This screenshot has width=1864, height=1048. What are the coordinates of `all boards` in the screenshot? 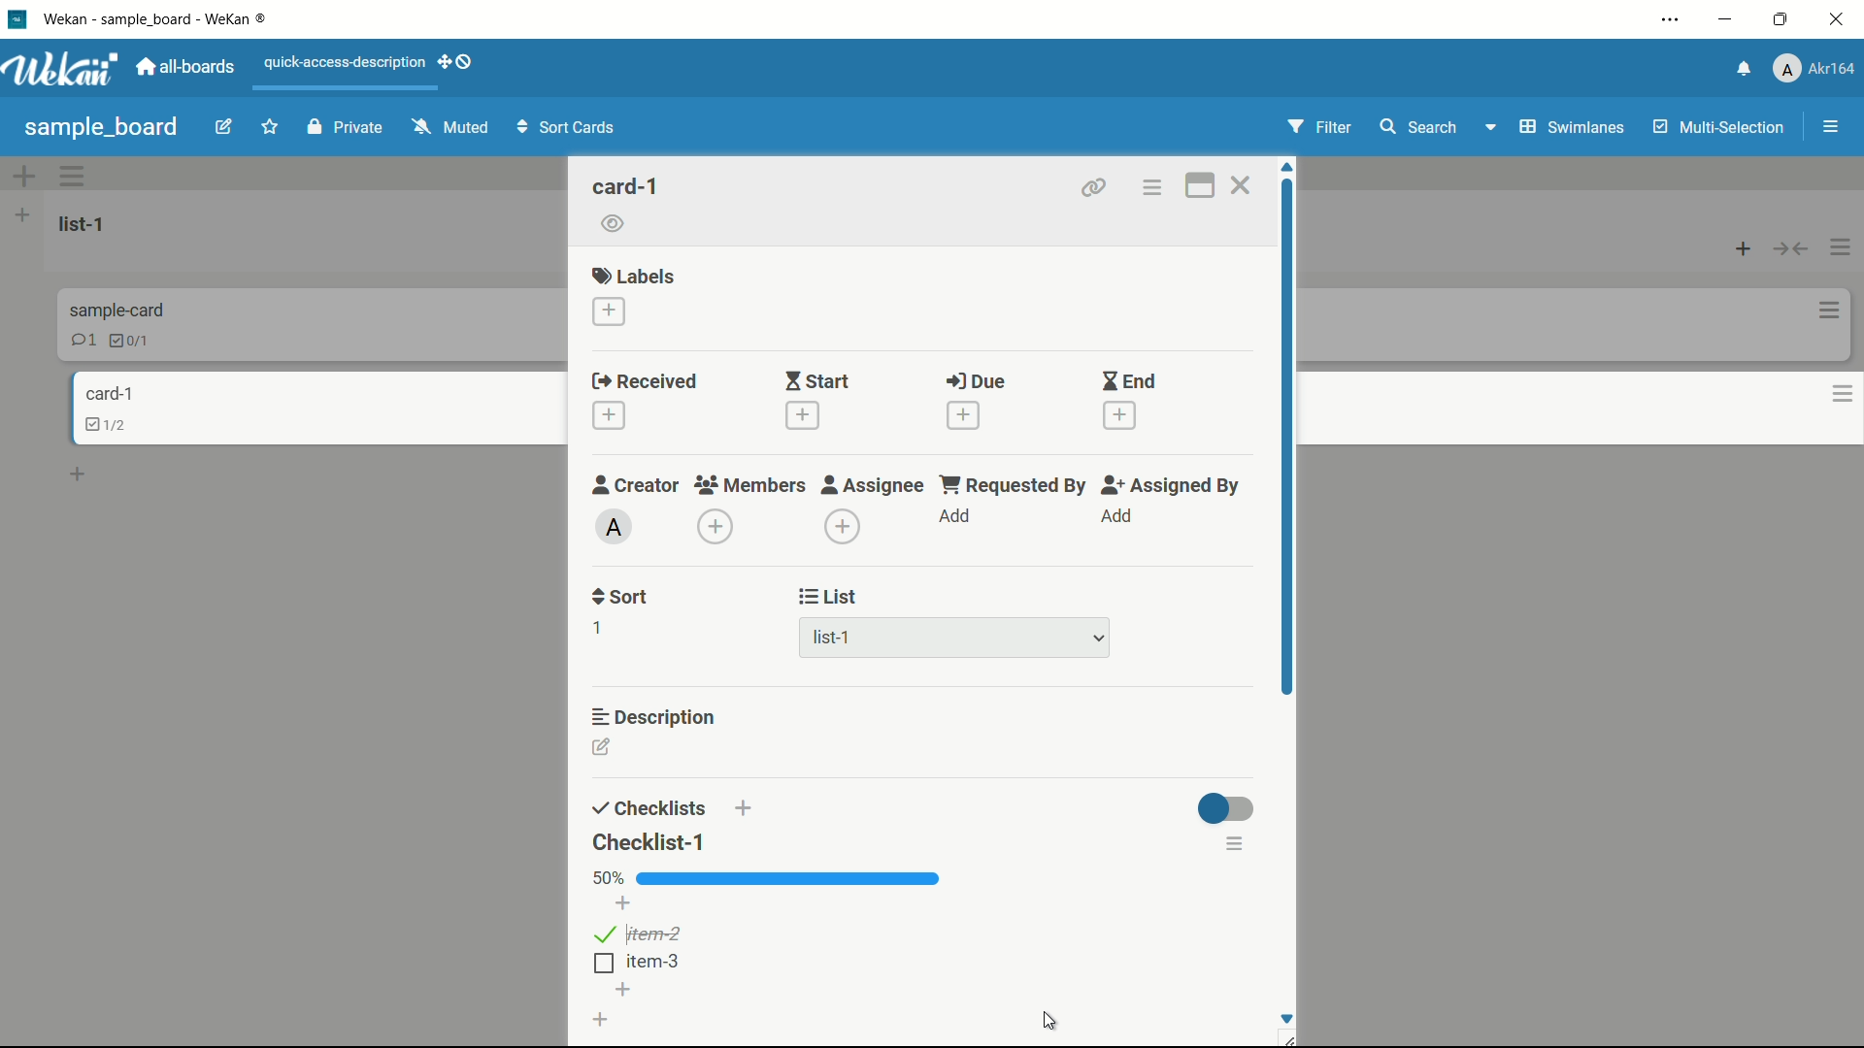 It's located at (185, 69).